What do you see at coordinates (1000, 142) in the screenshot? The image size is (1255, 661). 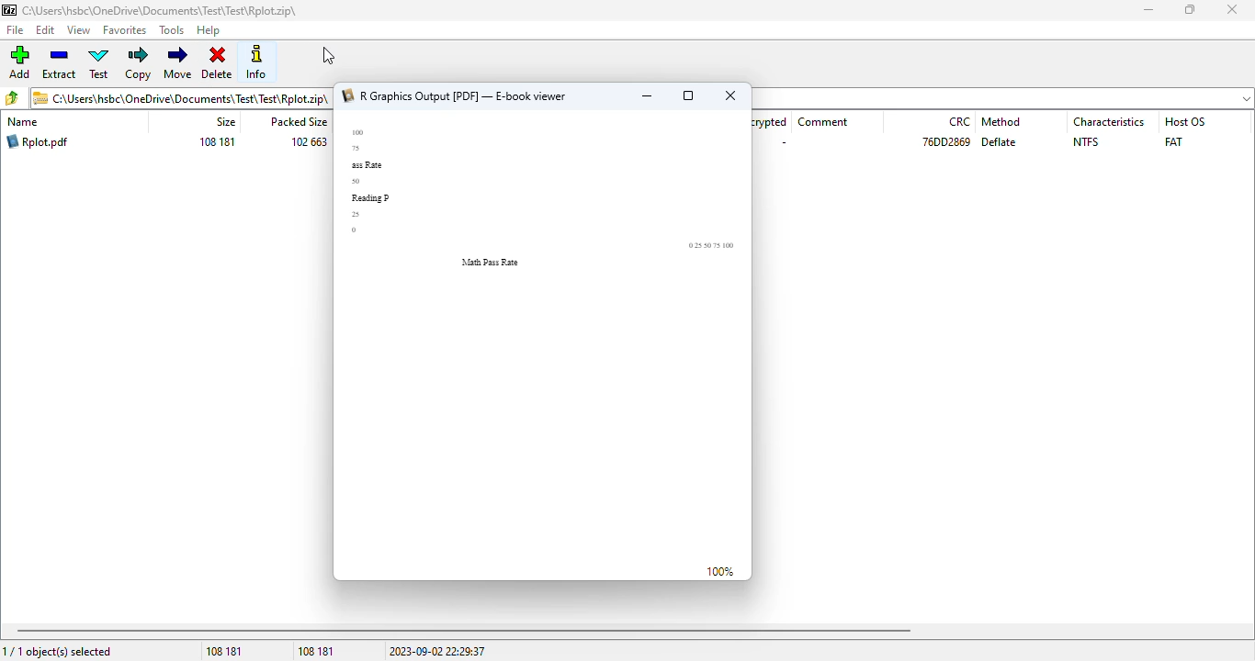 I see `deflate` at bounding box center [1000, 142].